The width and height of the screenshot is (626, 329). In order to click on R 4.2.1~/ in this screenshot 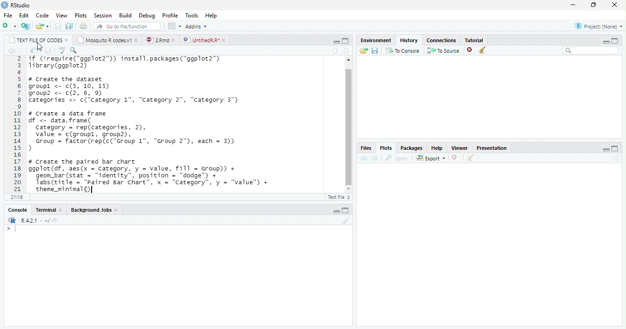, I will do `click(34, 220)`.